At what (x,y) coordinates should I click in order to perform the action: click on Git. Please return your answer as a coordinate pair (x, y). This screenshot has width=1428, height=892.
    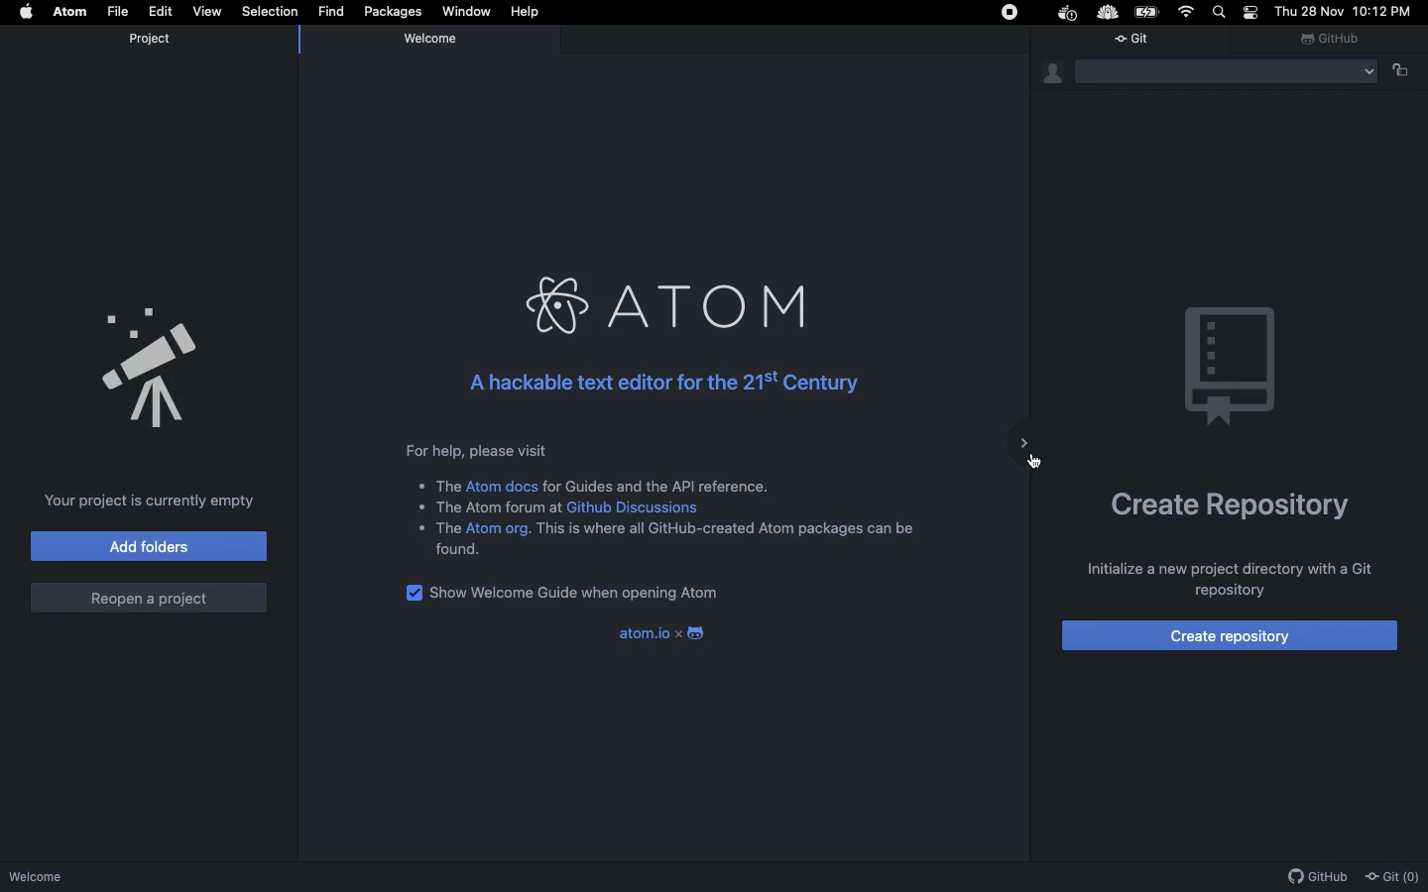
    Looking at the image, I should click on (1141, 44).